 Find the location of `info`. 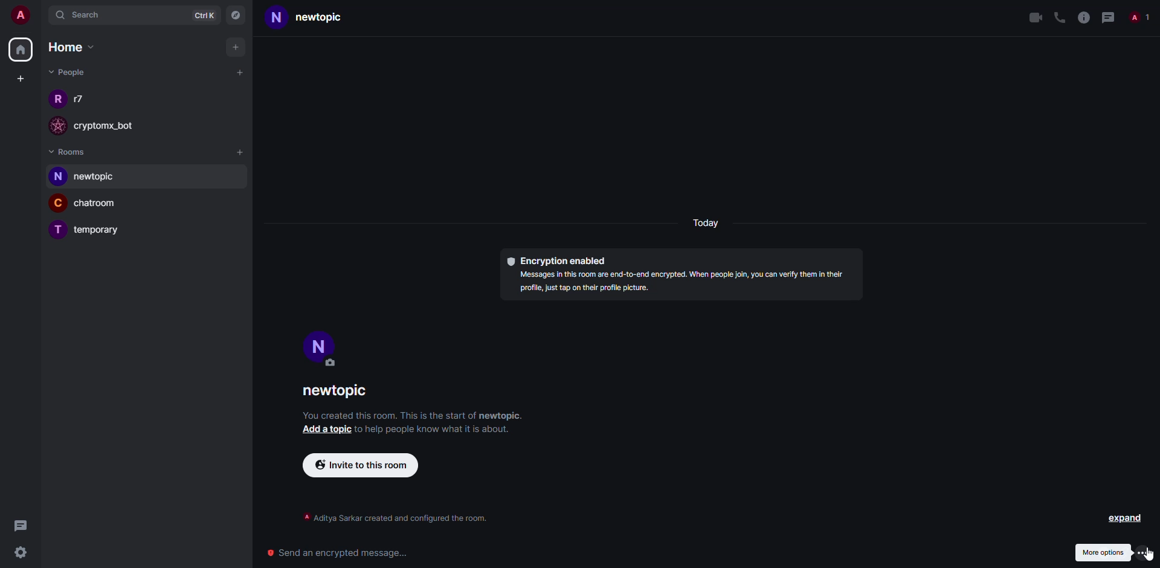

info is located at coordinates (390, 517).